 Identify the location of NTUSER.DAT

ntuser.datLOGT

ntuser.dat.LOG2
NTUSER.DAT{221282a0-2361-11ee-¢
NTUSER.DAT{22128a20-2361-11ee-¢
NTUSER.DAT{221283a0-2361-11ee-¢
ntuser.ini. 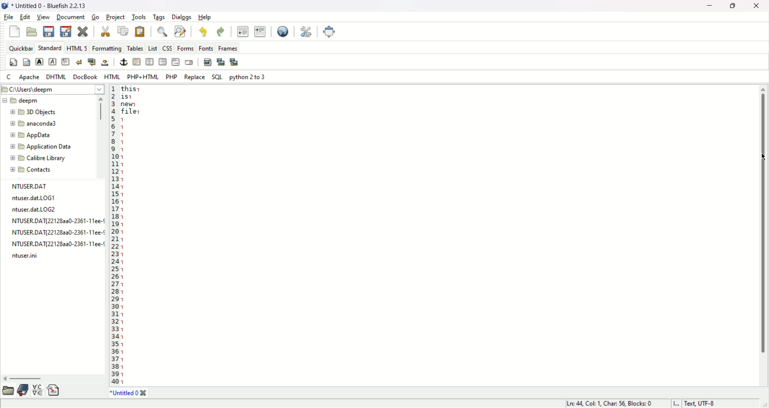
(56, 223).